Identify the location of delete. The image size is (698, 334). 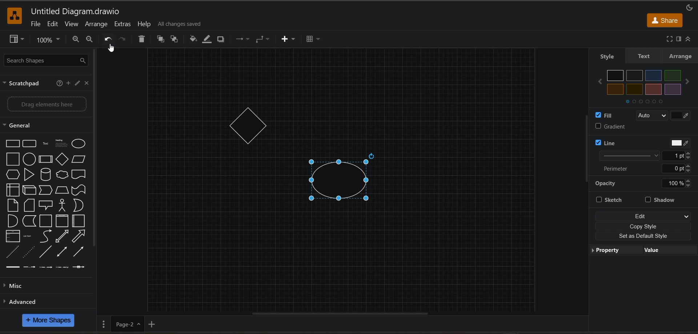
(142, 39).